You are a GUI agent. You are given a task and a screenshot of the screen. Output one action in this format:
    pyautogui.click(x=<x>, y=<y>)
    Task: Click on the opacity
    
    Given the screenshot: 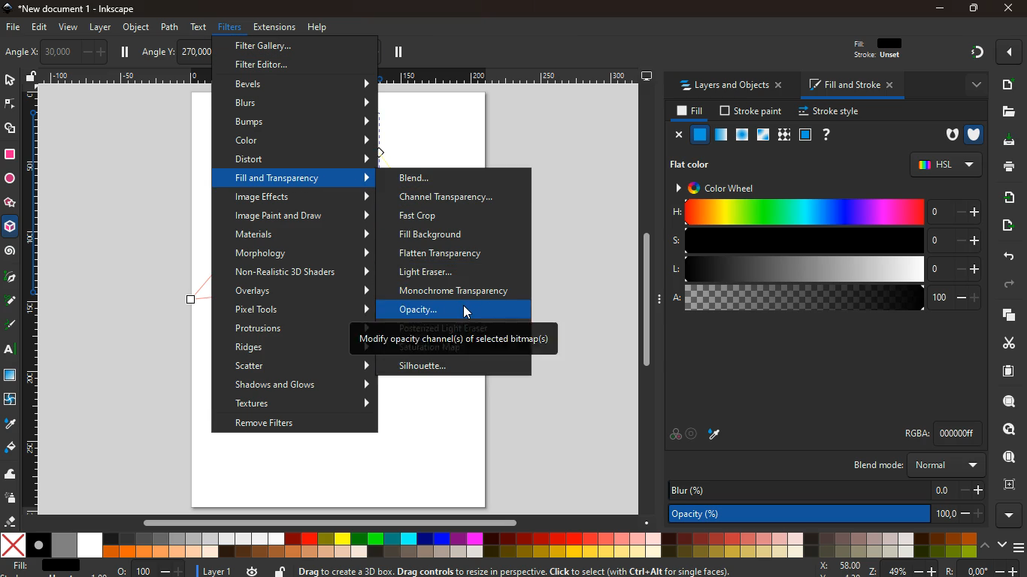 What is the action you would take?
    pyautogui.click(x=450, y=309)
    